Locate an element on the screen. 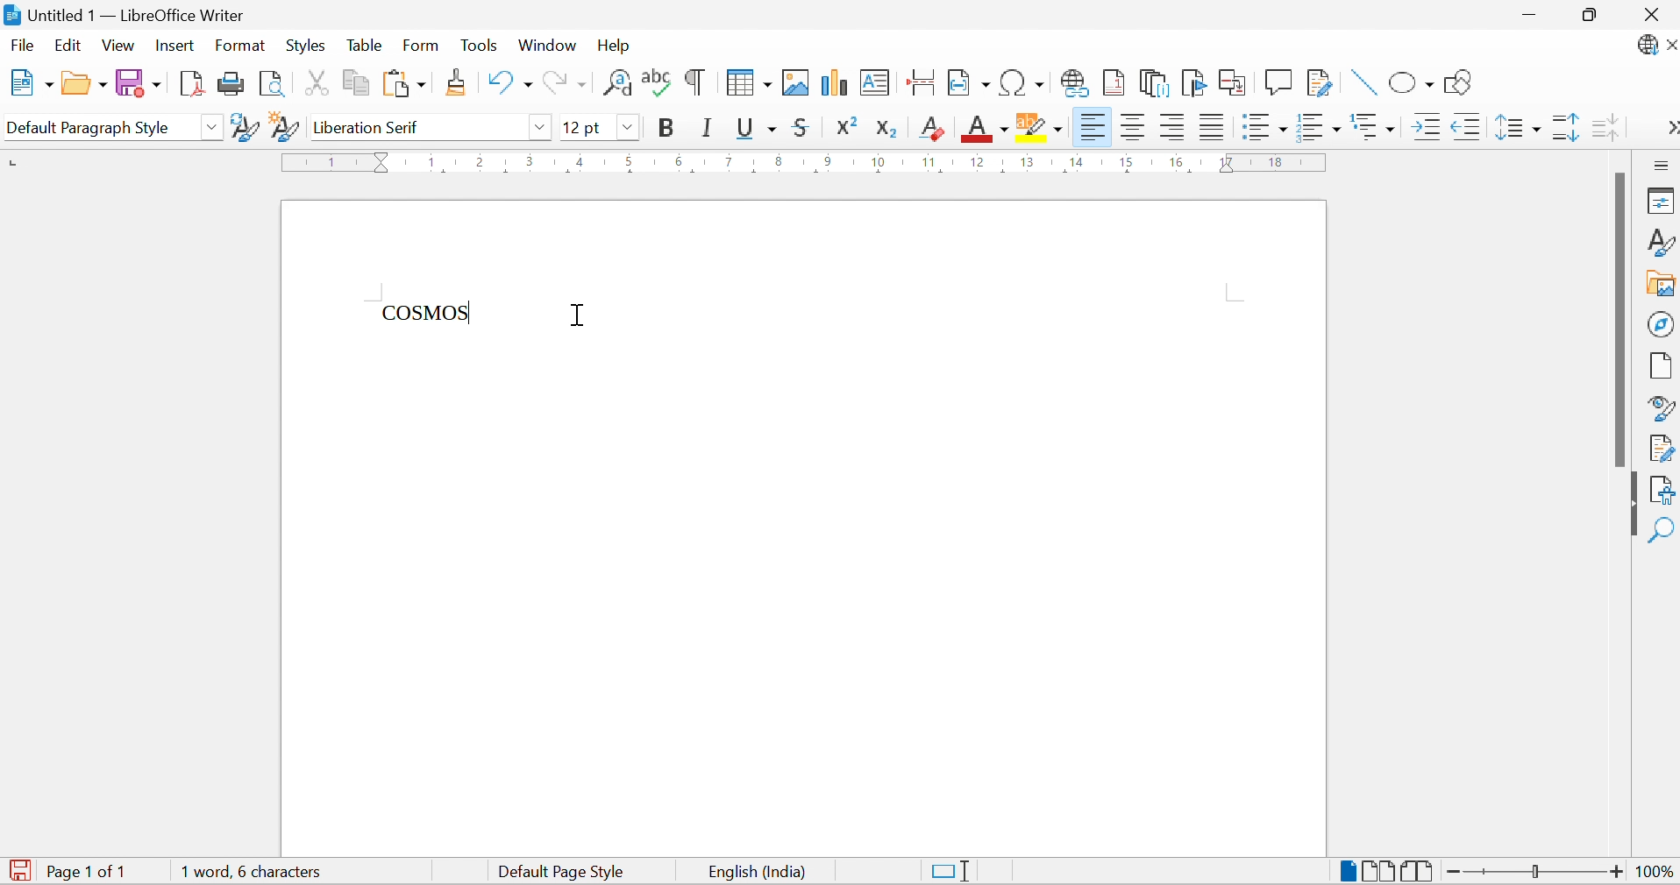 This screenshot has height=885, width=1680. Align Left is located at coordinates (1093, 127).